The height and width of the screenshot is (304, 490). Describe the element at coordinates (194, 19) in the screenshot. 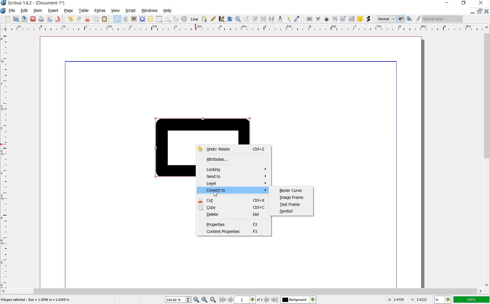

I see `line` at that location.